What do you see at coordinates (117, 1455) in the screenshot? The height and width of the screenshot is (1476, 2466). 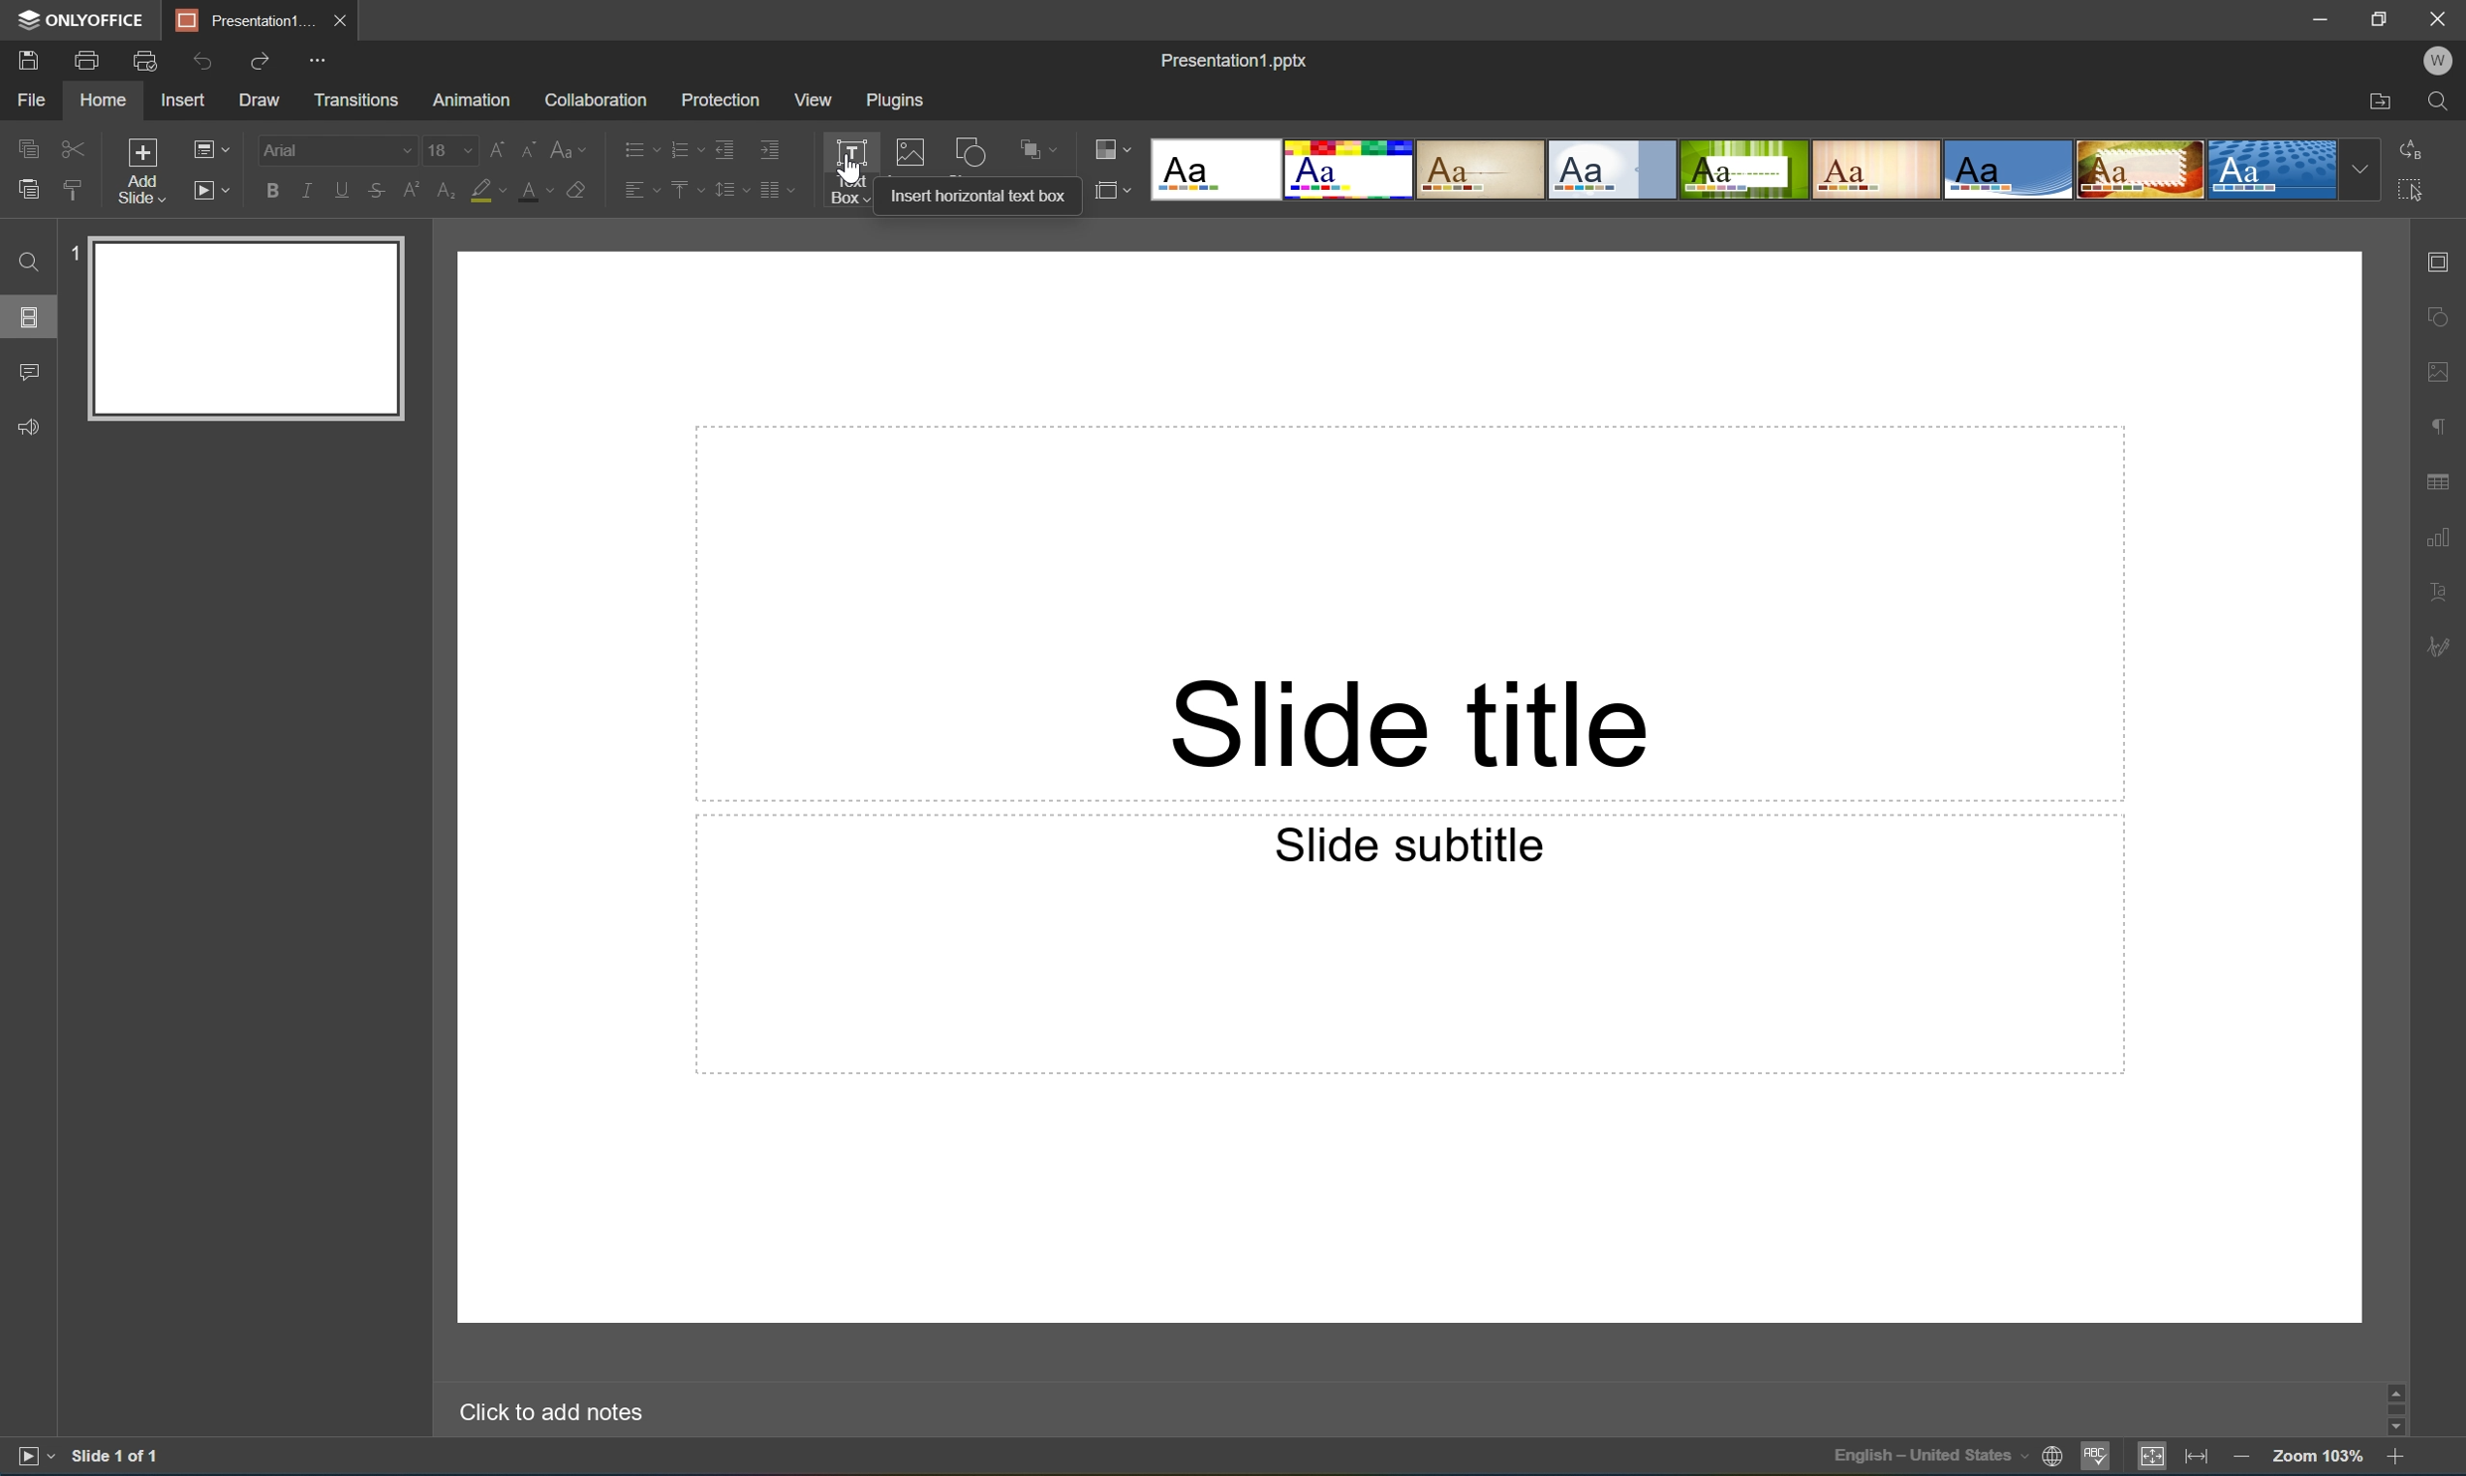 I see `Slide 1 of 1` at bounding box center [117, 1455].